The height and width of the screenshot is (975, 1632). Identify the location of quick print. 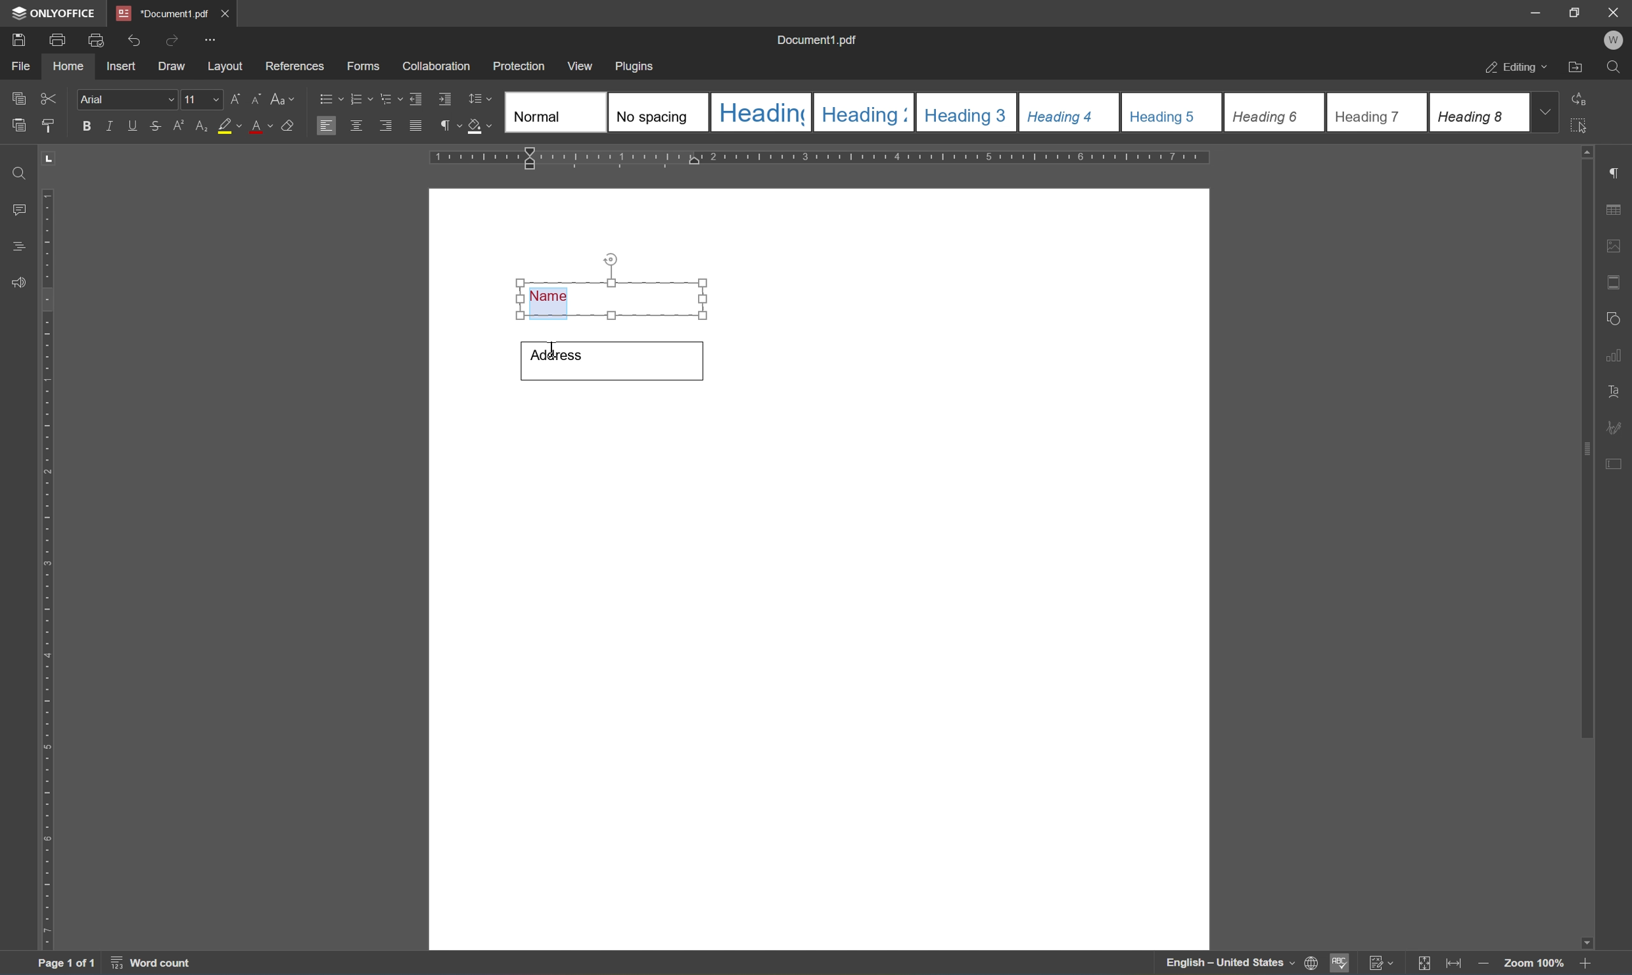
(93, 39).